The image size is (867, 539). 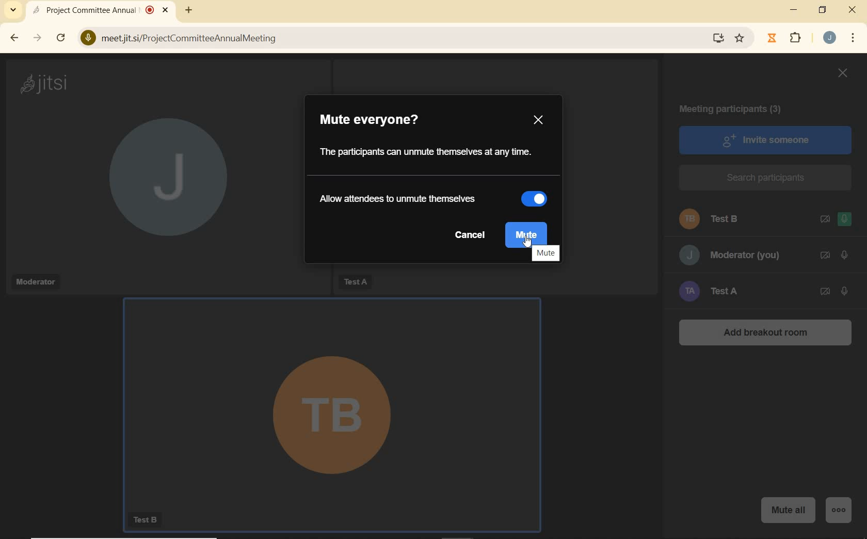 What do you see at coordinates (842, 75) in the screenshot?
I see `CLOSE` at bounding box center [842, 75].